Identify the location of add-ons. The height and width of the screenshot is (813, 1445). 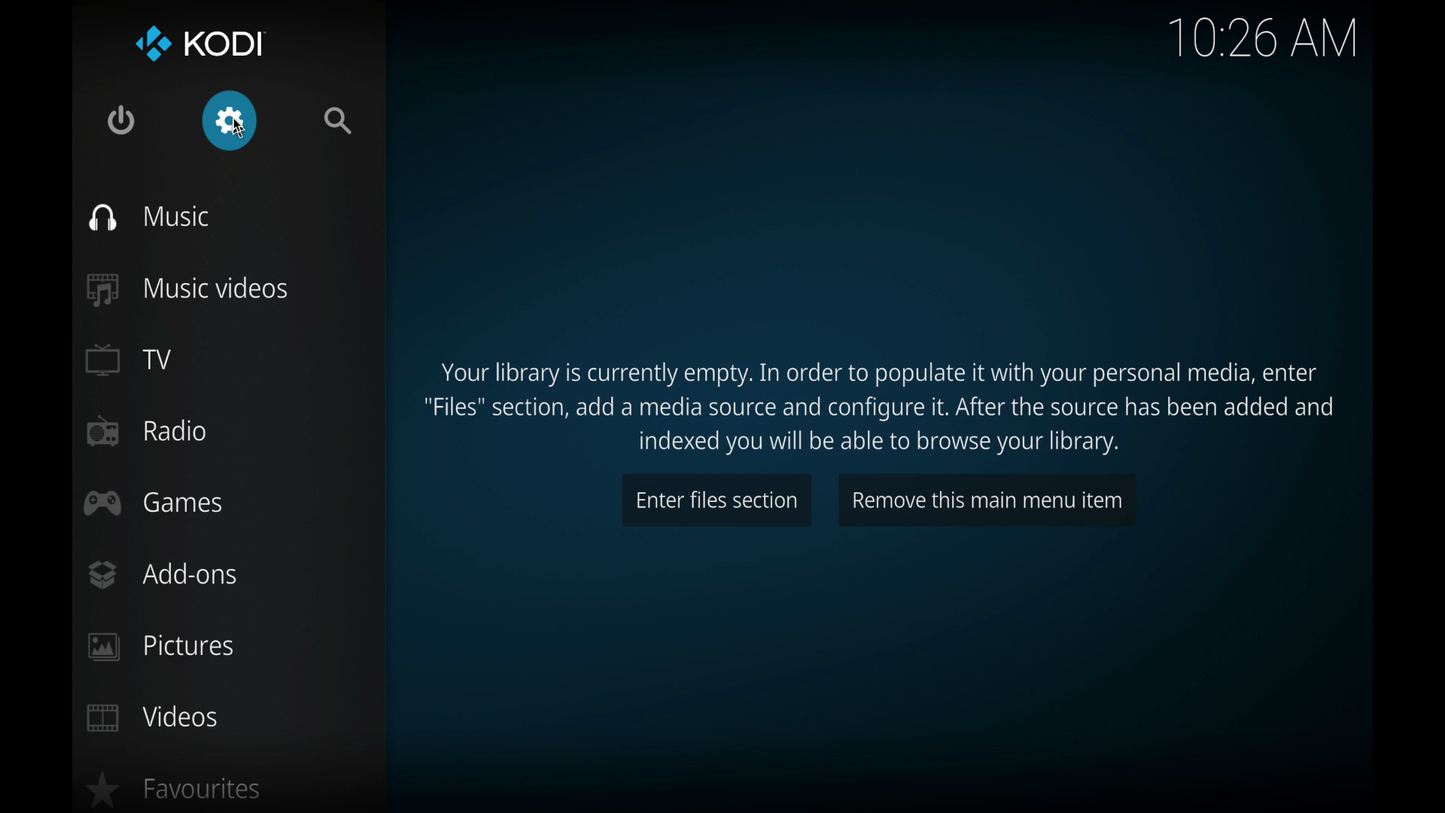
(166, 574).